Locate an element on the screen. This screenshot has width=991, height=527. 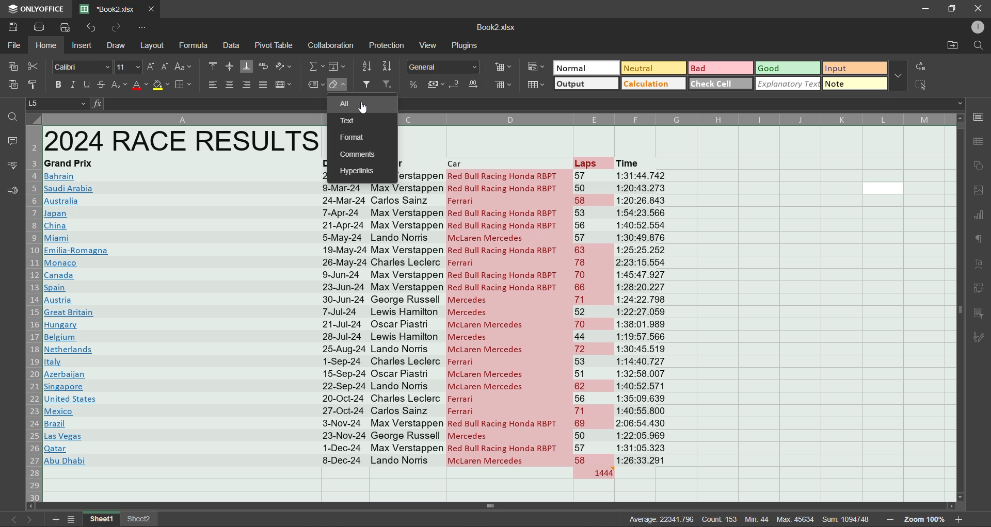
 is located at coordinates (338, 67).